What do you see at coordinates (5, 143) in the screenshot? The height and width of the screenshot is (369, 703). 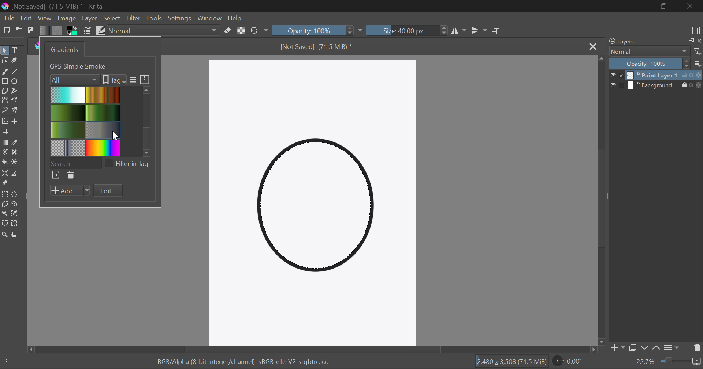 I see `Gradient Fill` at bounding box center [5, 143].